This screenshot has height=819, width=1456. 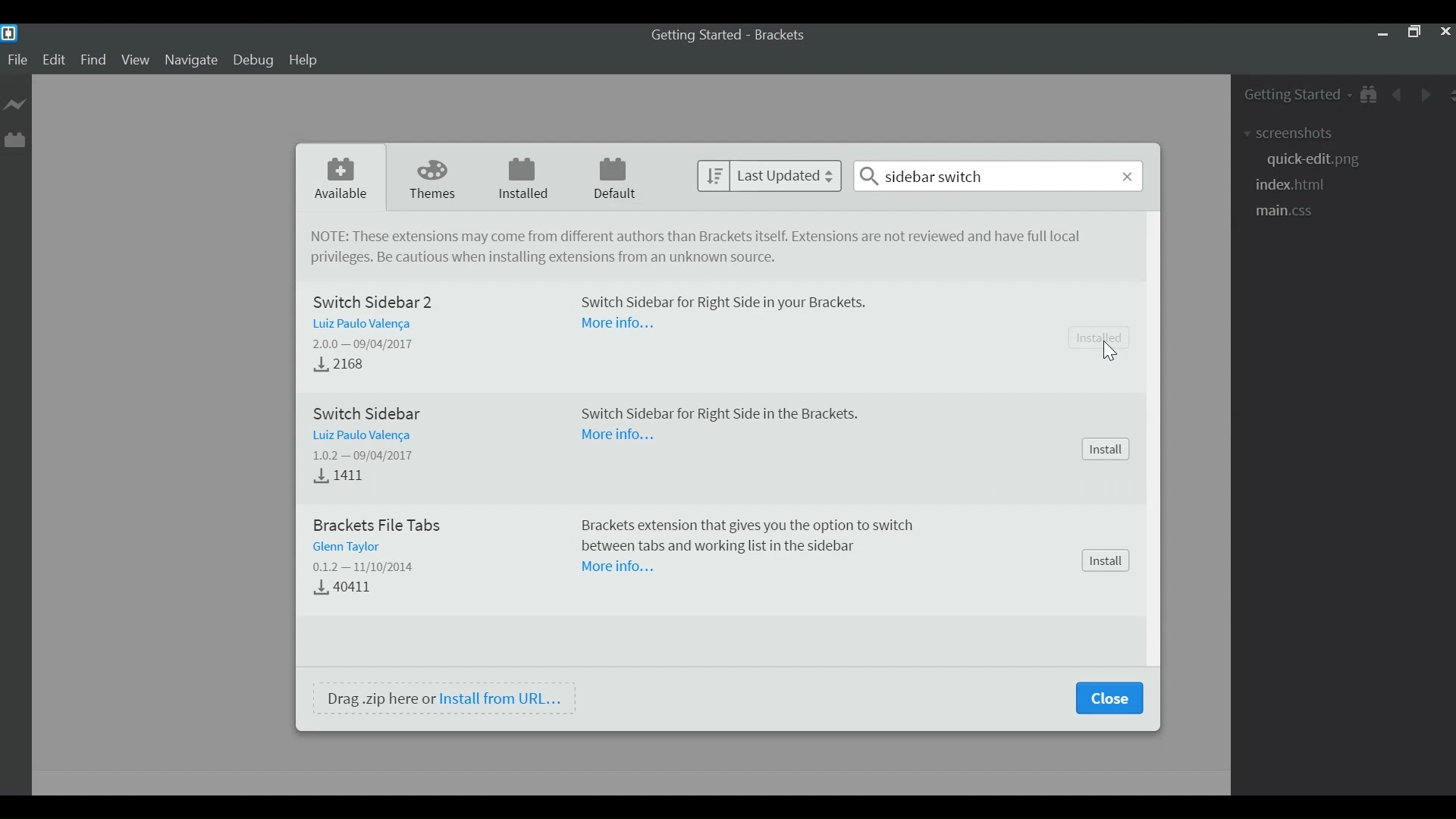 I want to click on File, so click(x=17, y=60).